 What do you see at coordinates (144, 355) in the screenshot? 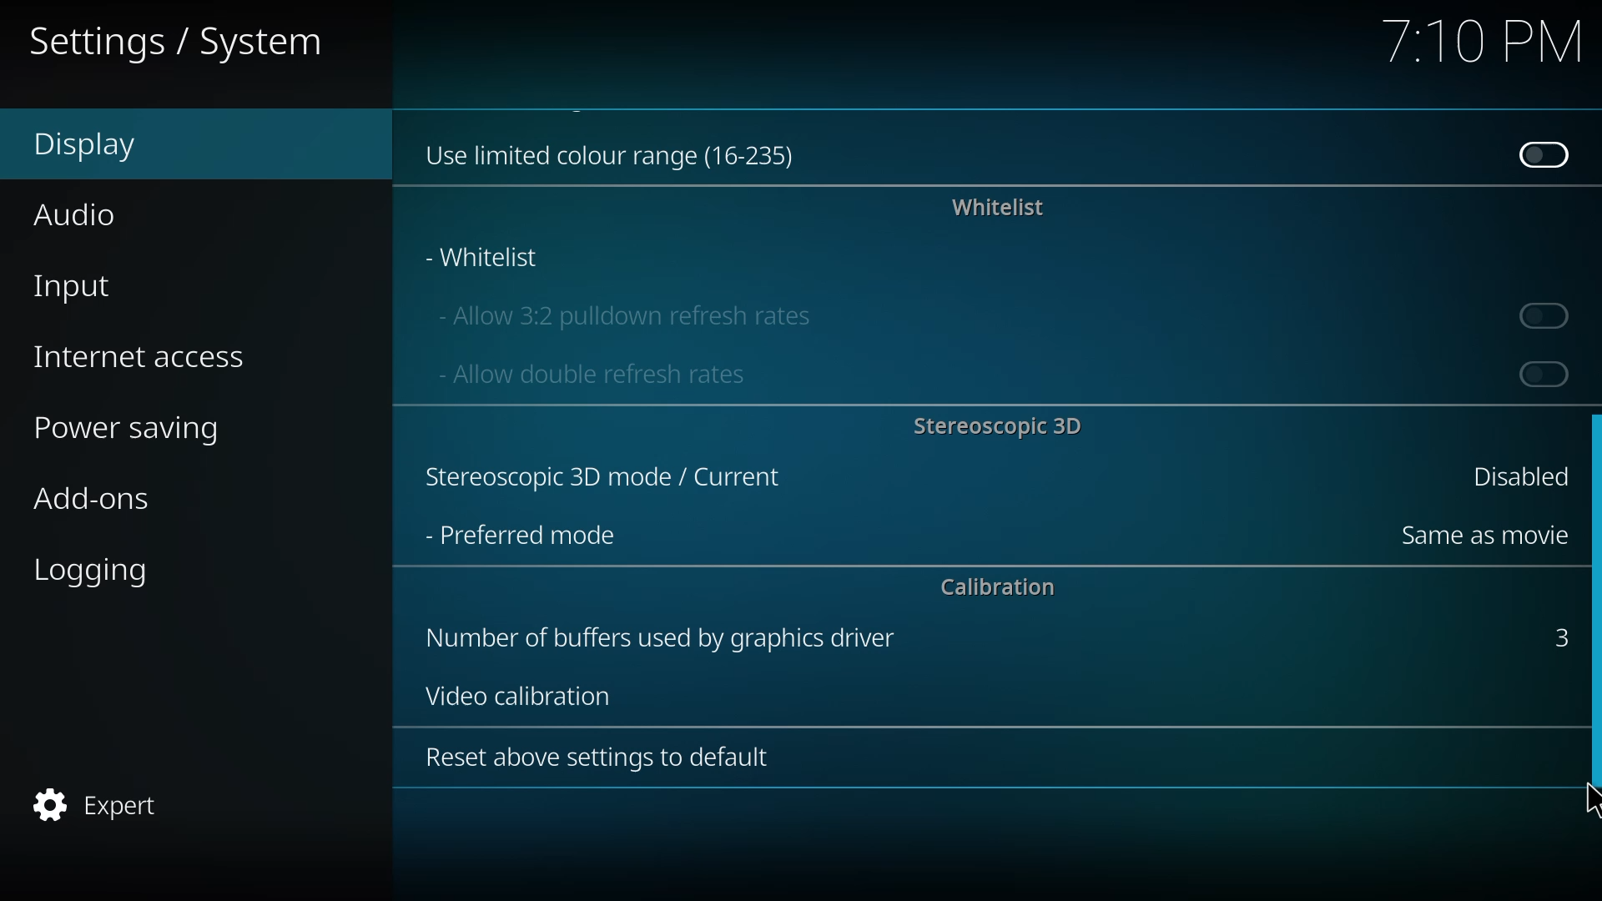
I see `internet access` at bounding box center [144, 355].